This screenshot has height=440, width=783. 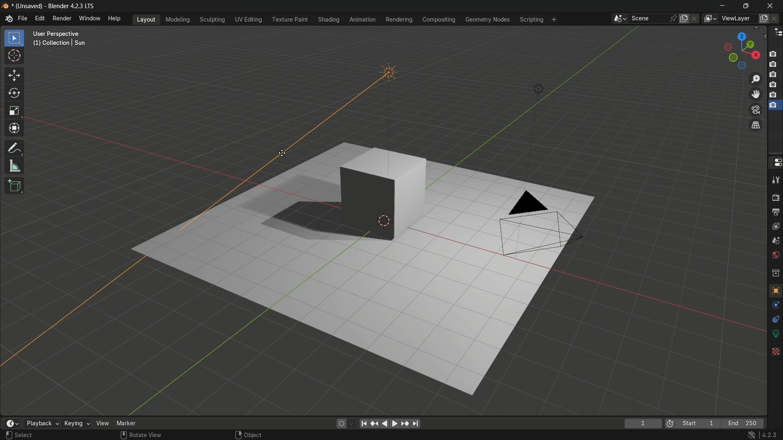 I want to click on view layer, so click(x=710, y=19).